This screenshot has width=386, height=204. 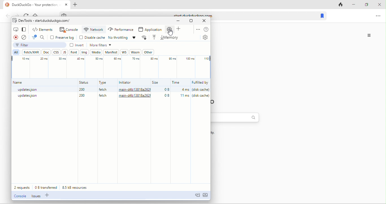 I want to click on 90 ms, so click(x=172, y=60).